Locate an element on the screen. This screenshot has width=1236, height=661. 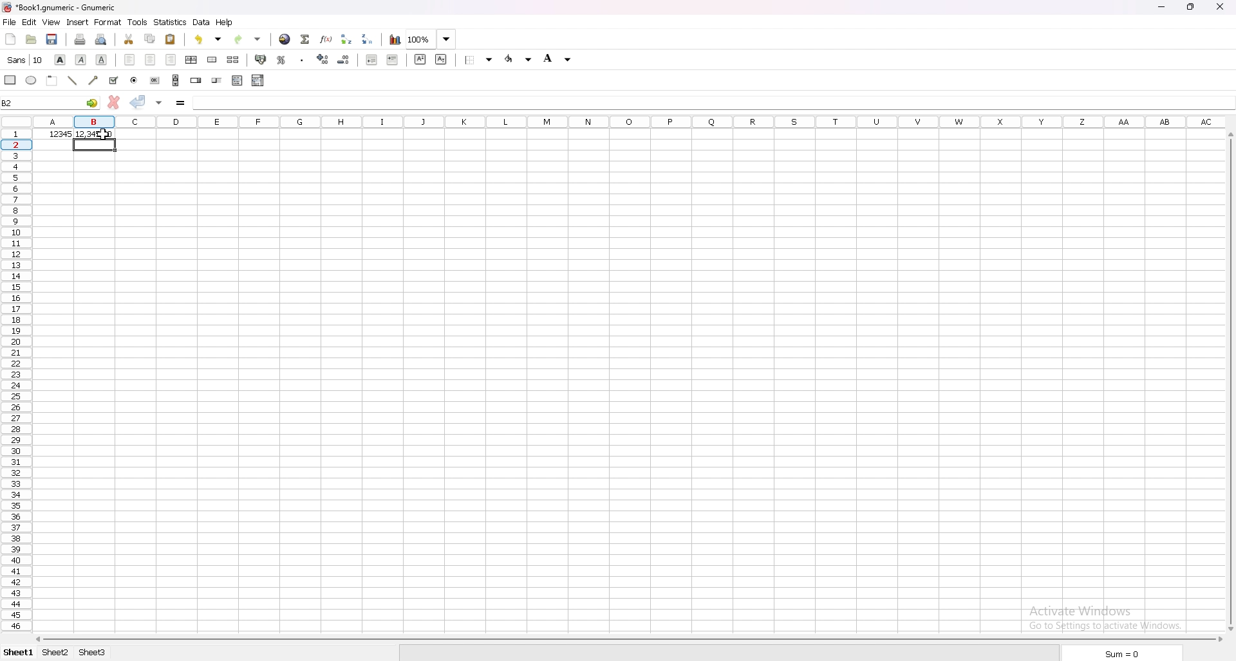
sheet3 is located at coordinates (96, 654).